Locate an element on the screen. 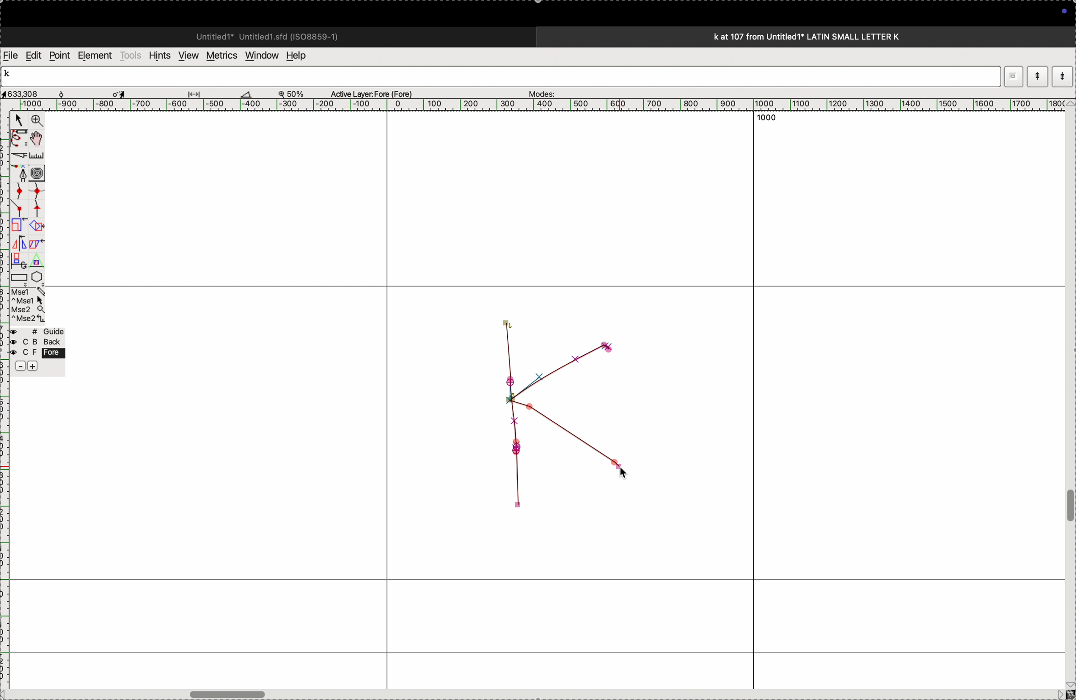 This screenshot has height=700, width=1076. tools is located at coordinates (131, 55).